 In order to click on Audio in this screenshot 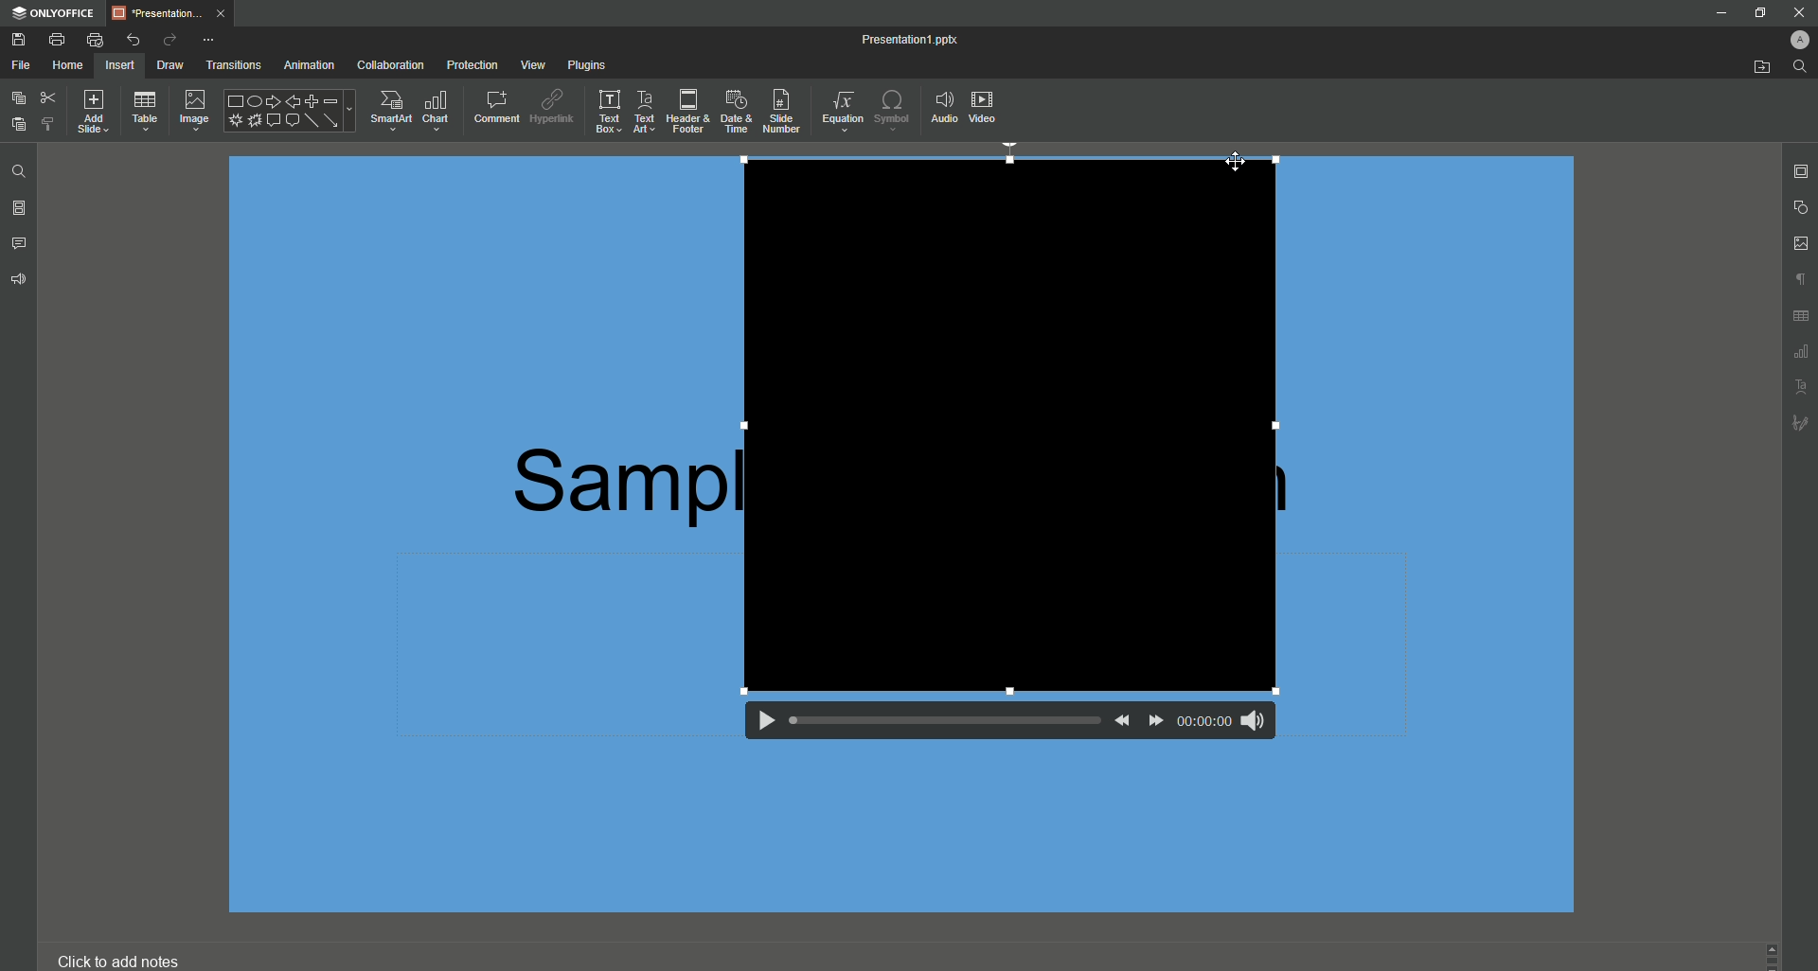, I will do `click(943, 106)`.